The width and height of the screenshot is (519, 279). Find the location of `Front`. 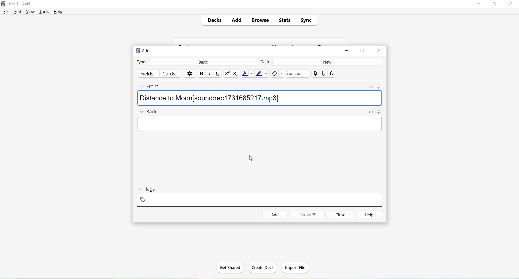

Front is located at coordinates (154, 87).